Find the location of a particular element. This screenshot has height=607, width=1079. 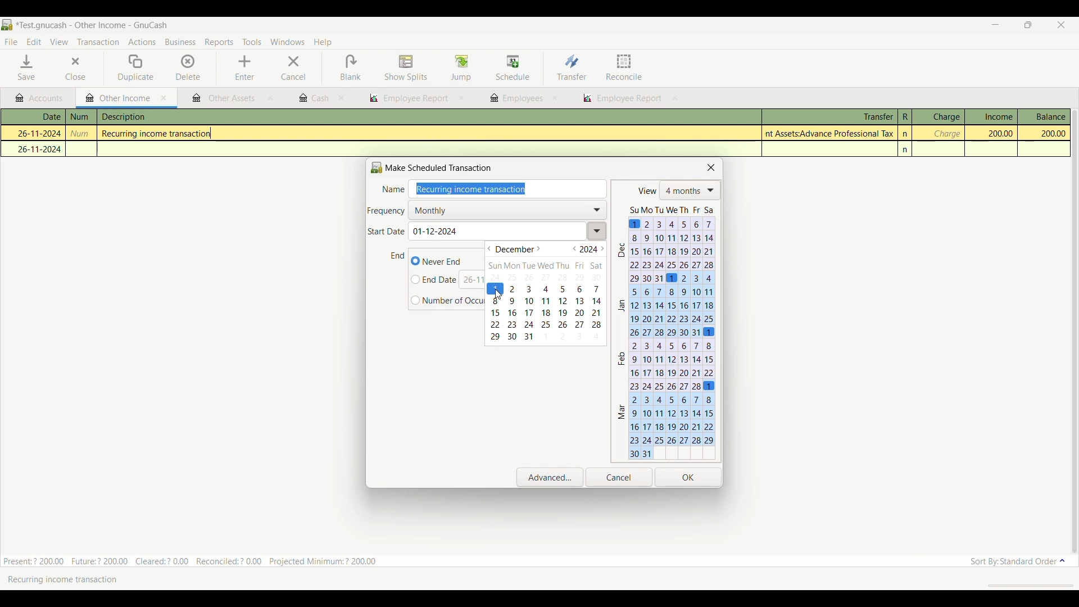

Jump is located at coordinates (461, 67).